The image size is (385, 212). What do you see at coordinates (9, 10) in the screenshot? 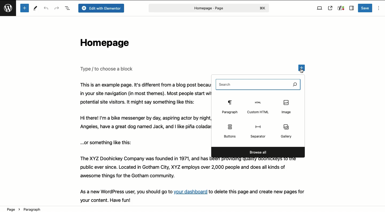
I see `Wordpress logo` at bounding box center [9, 10].